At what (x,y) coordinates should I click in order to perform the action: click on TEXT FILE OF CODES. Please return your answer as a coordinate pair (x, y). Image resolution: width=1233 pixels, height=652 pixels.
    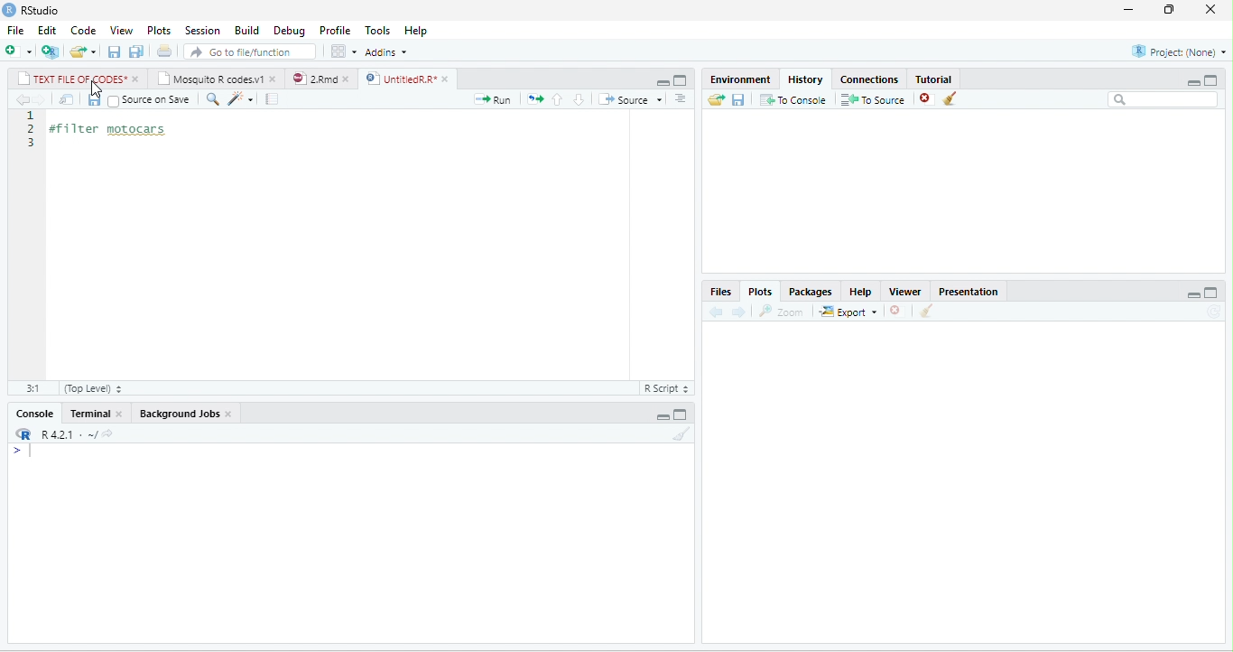
    Looking at the image, I should click on (72, 78).